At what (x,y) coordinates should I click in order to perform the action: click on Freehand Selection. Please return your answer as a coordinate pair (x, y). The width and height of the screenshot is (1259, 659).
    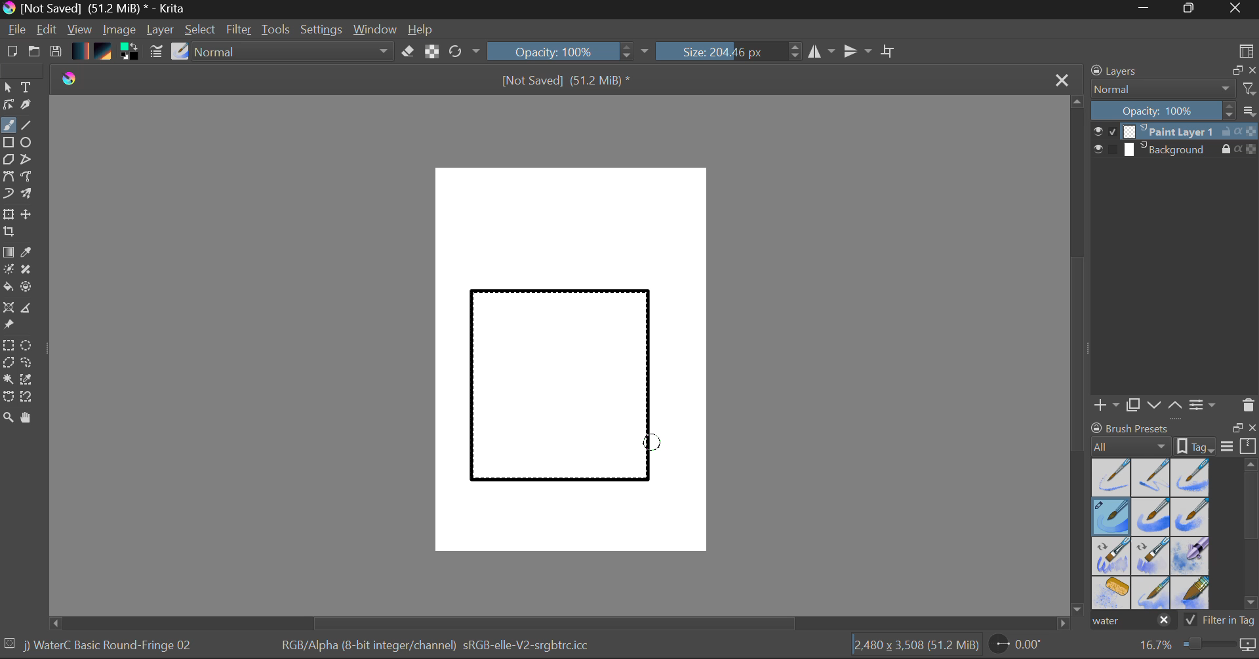
    Looking at the image, I should click on (27, 364).